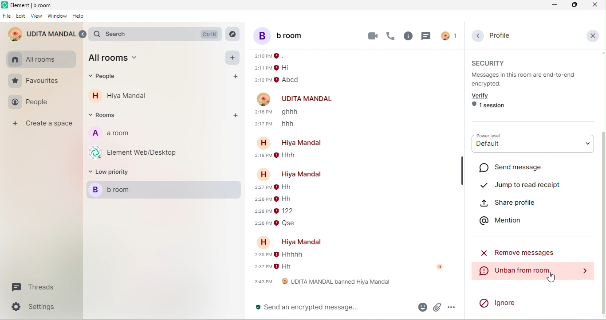 This screenshot has height=320, width=606. I want to click on udita mandal, so click(42, 35).